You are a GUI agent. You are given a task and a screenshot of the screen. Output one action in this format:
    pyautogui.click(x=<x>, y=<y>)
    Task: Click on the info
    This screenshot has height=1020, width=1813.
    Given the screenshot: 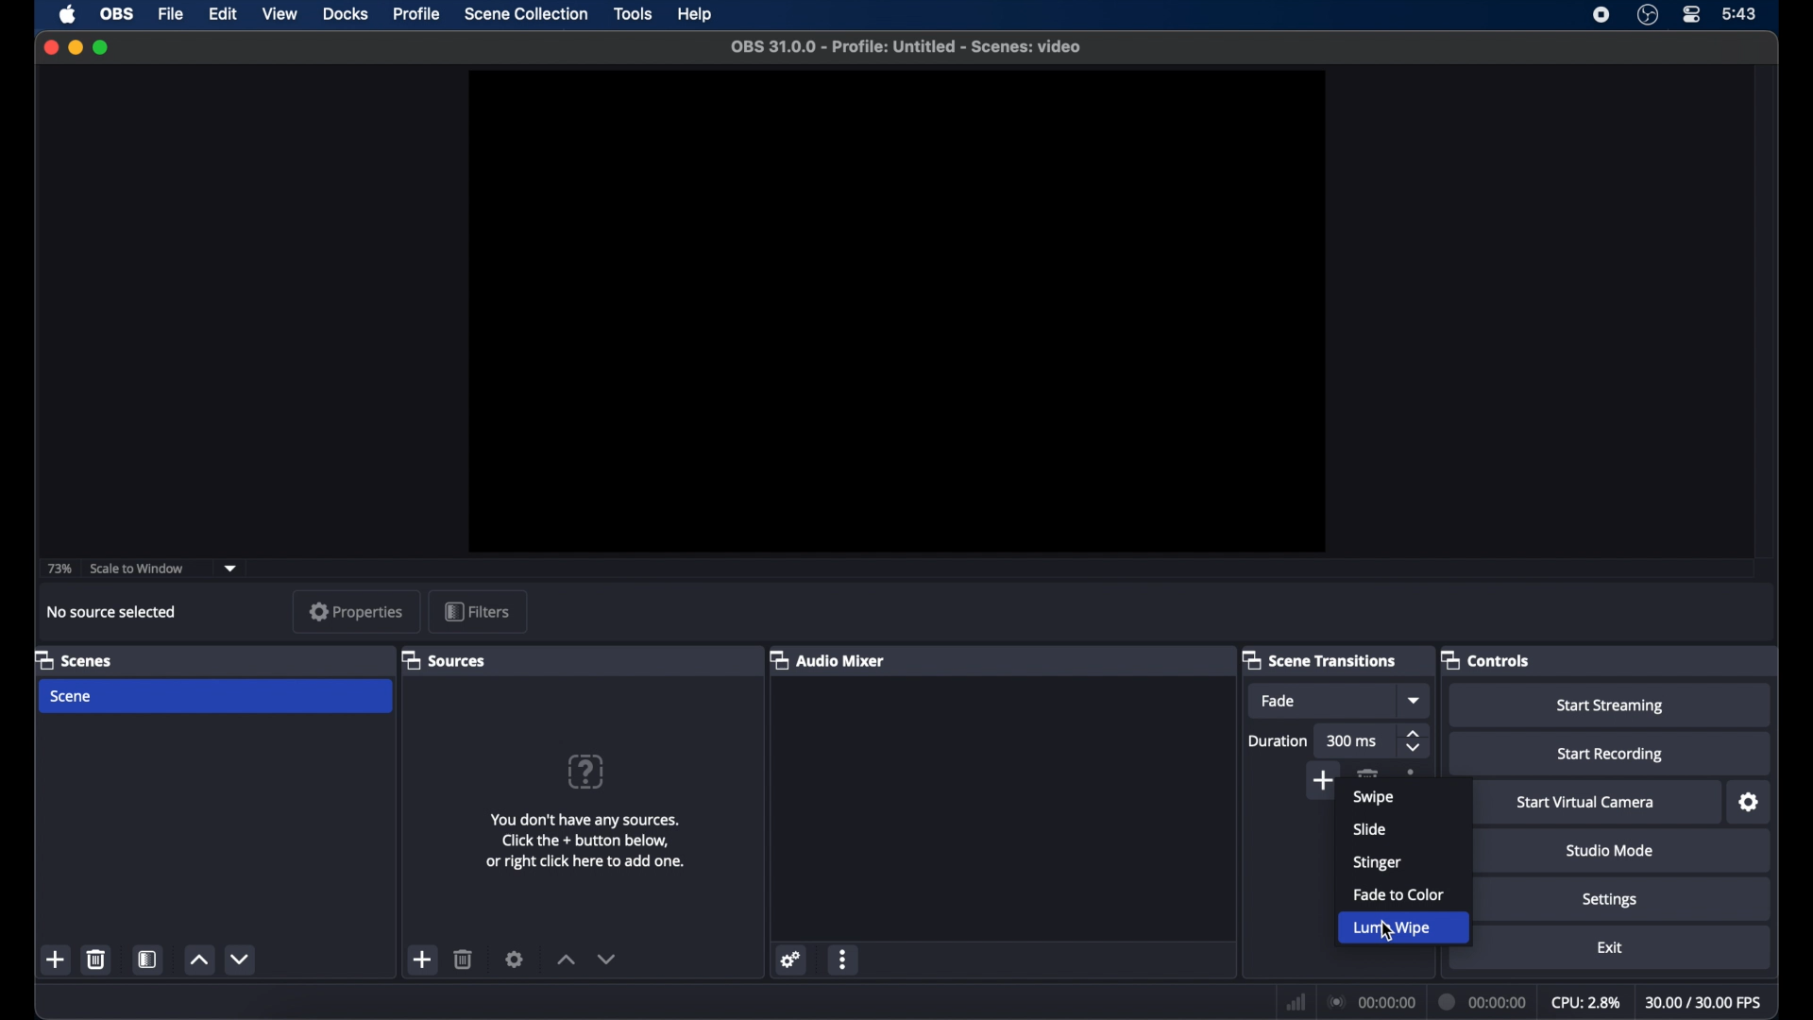 What is the action you would take?
    pyautogui.click(x=587, y=841)
    